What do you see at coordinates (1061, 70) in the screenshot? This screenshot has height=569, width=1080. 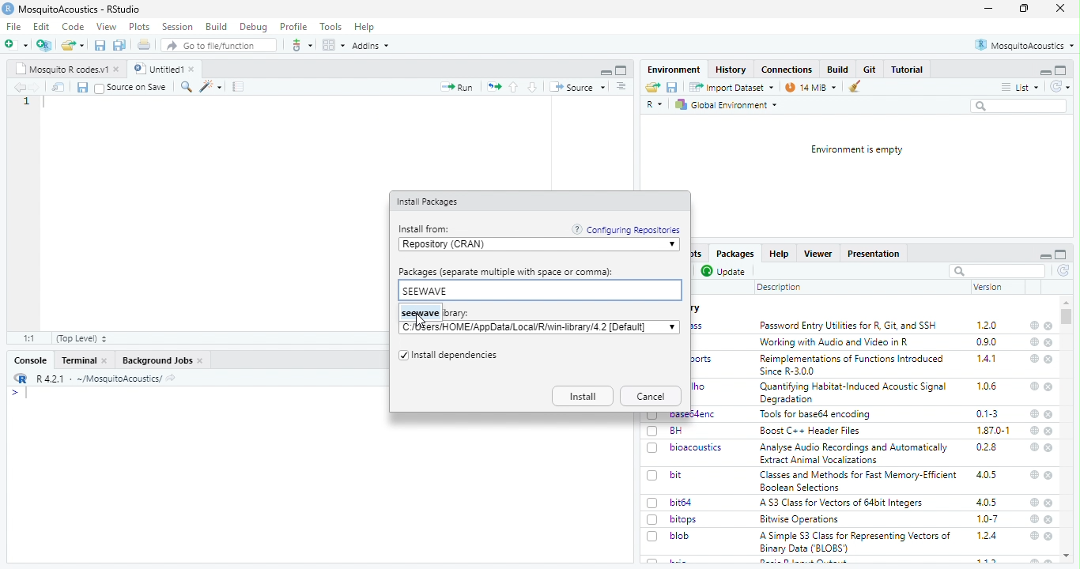 I see `maximise` at bounding box center [1061, 70].